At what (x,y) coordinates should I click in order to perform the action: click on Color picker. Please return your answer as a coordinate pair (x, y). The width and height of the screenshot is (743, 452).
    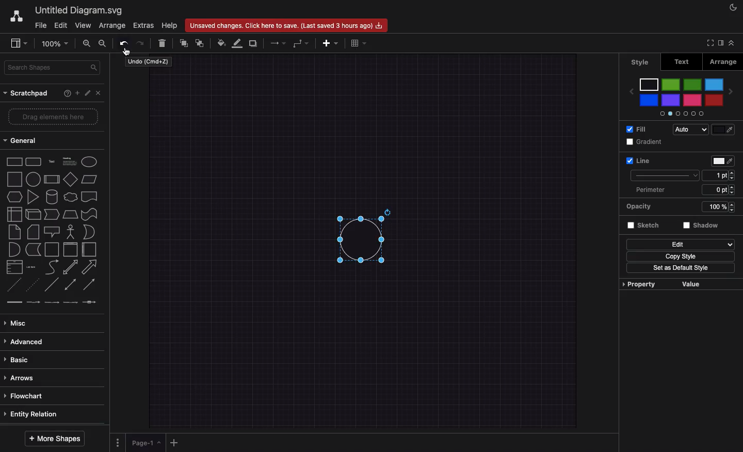
    Looking at the image, I should click on (724, 131).